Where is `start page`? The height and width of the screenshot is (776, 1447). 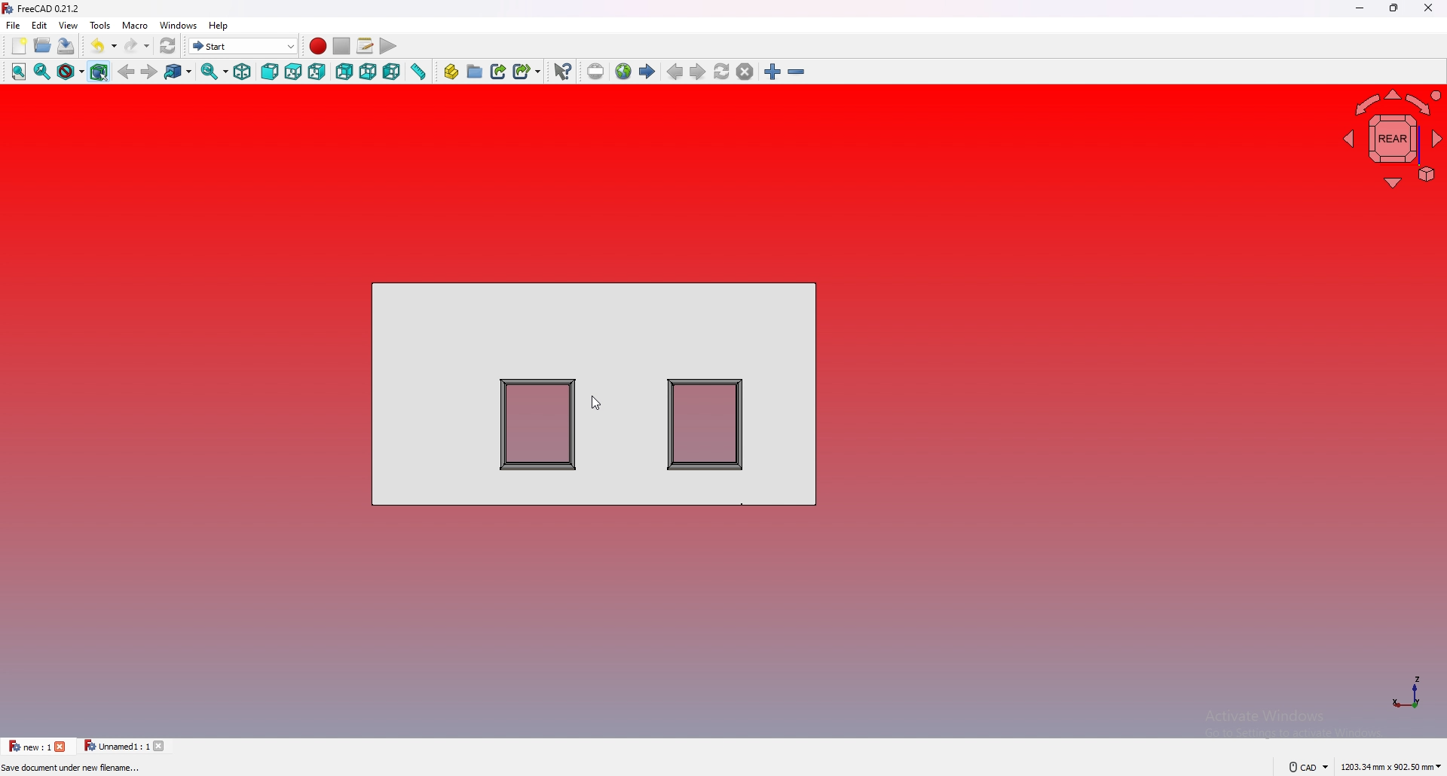
start page is located at coordinates (647, 72).